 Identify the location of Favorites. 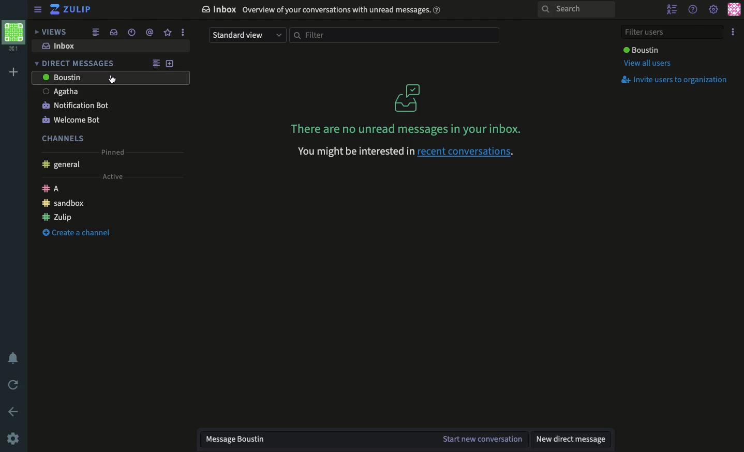
(168, 33).